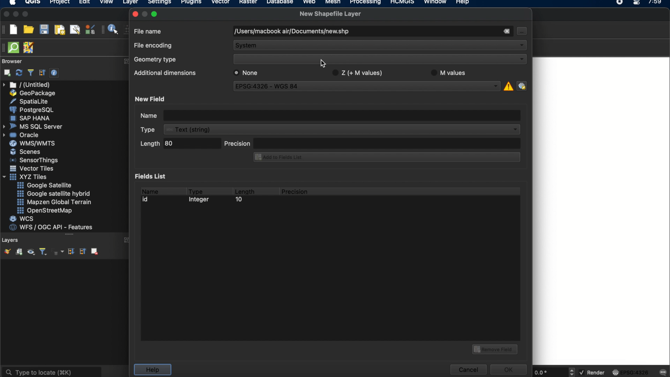  Describe the element at coordinates (147, 199) in the screenshot. I see `id` at that location.